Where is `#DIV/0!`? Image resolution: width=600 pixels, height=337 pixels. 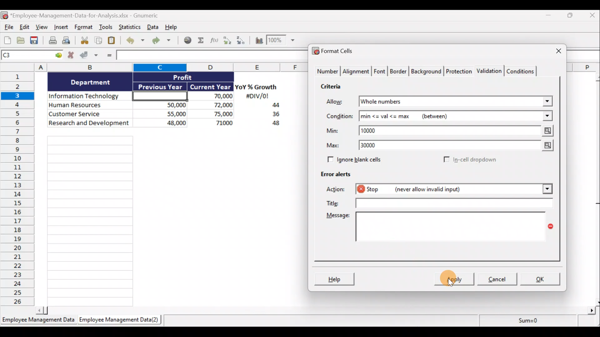 #DIV/0! is located at coordinates (257, 96).